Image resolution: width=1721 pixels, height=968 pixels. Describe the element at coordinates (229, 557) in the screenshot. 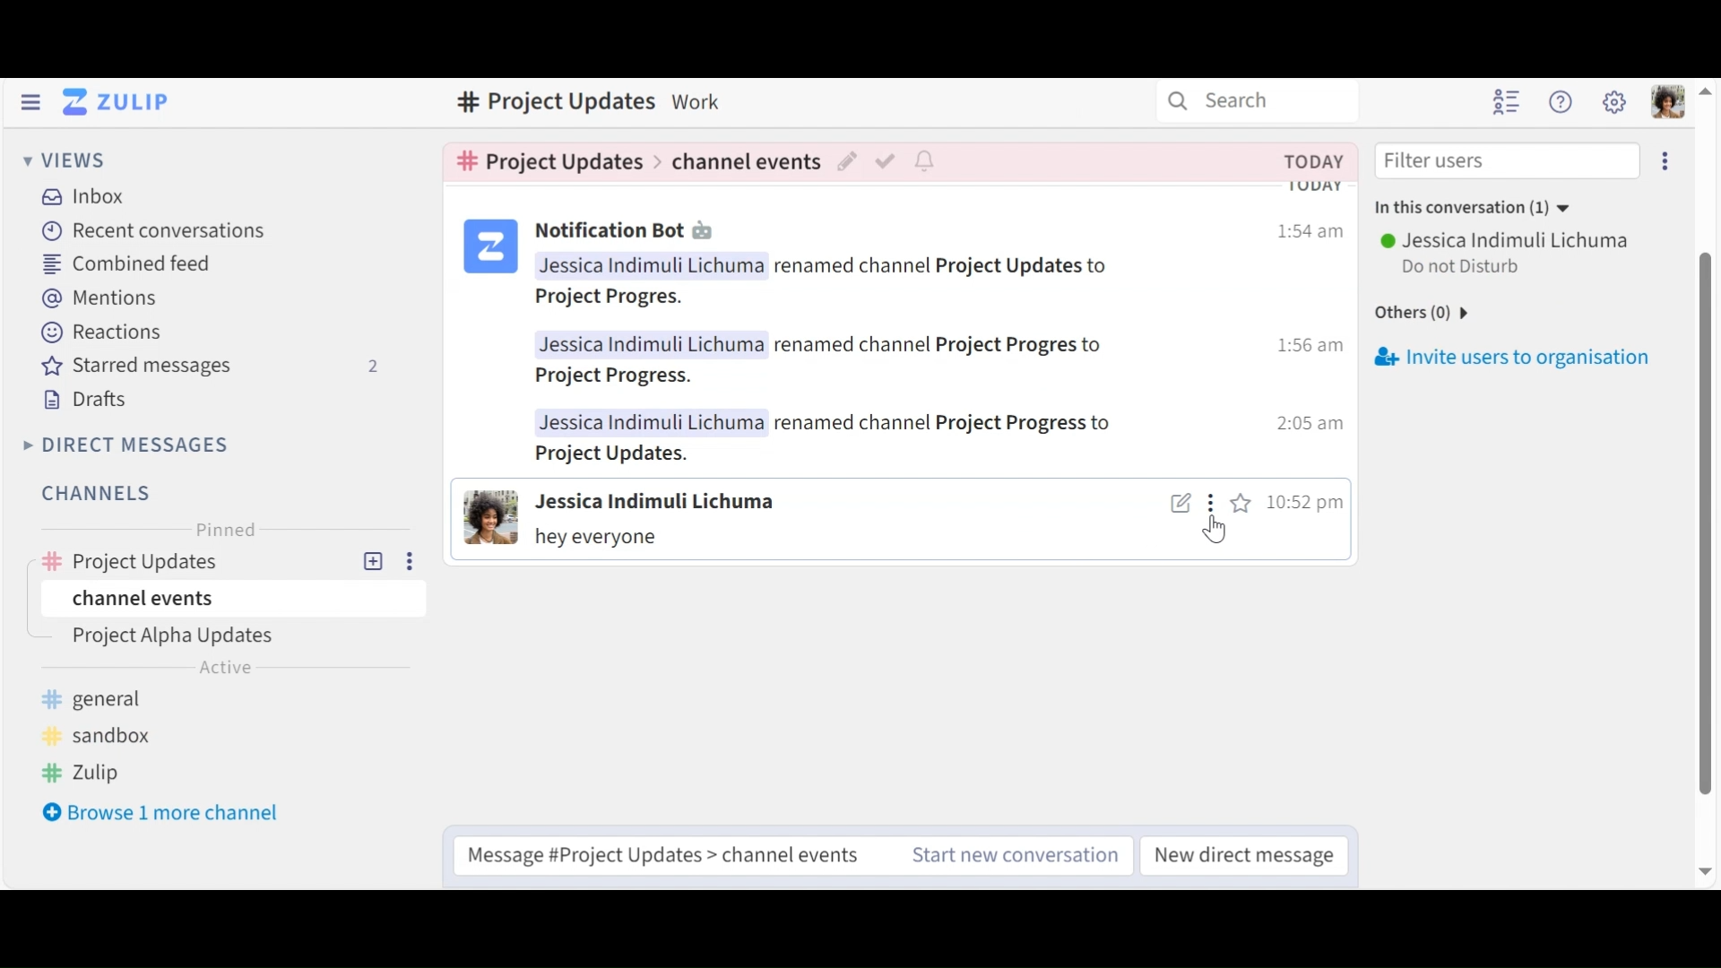

I see `Channel` at that location.